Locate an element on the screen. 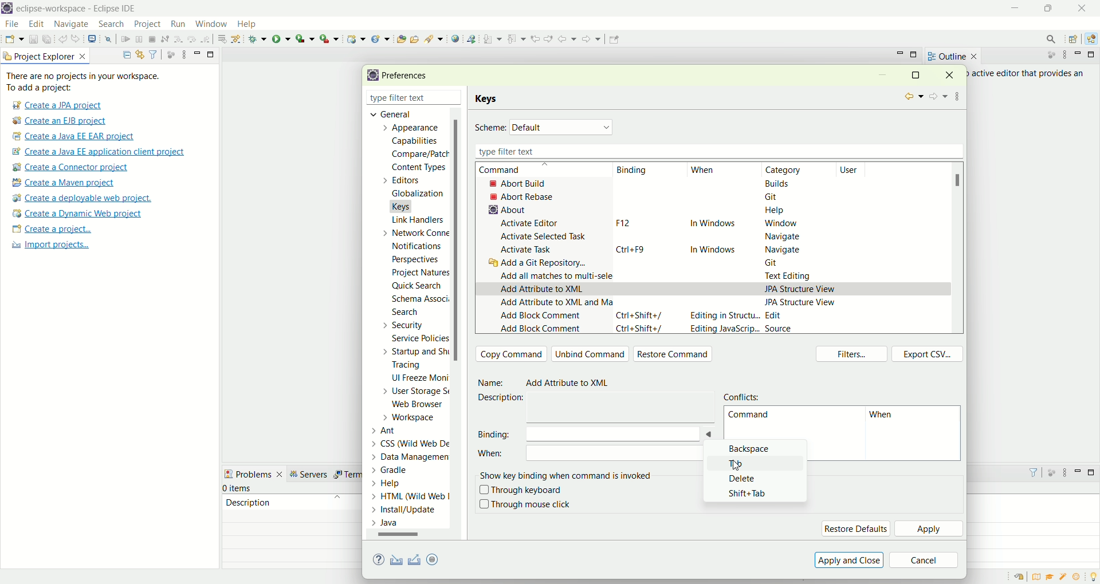 The width and height of the screenshot is (1100, 584). apply is located at coordinates (930, 530).